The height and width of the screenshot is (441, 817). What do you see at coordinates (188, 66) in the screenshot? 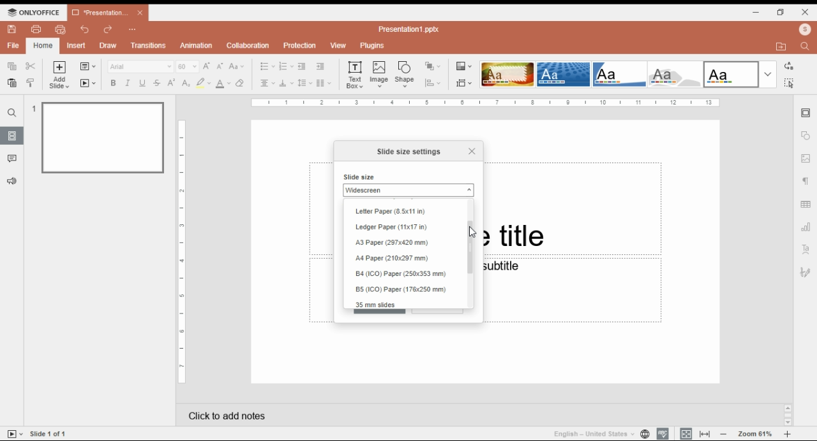
I see `60` at bounding box center [188, 66].